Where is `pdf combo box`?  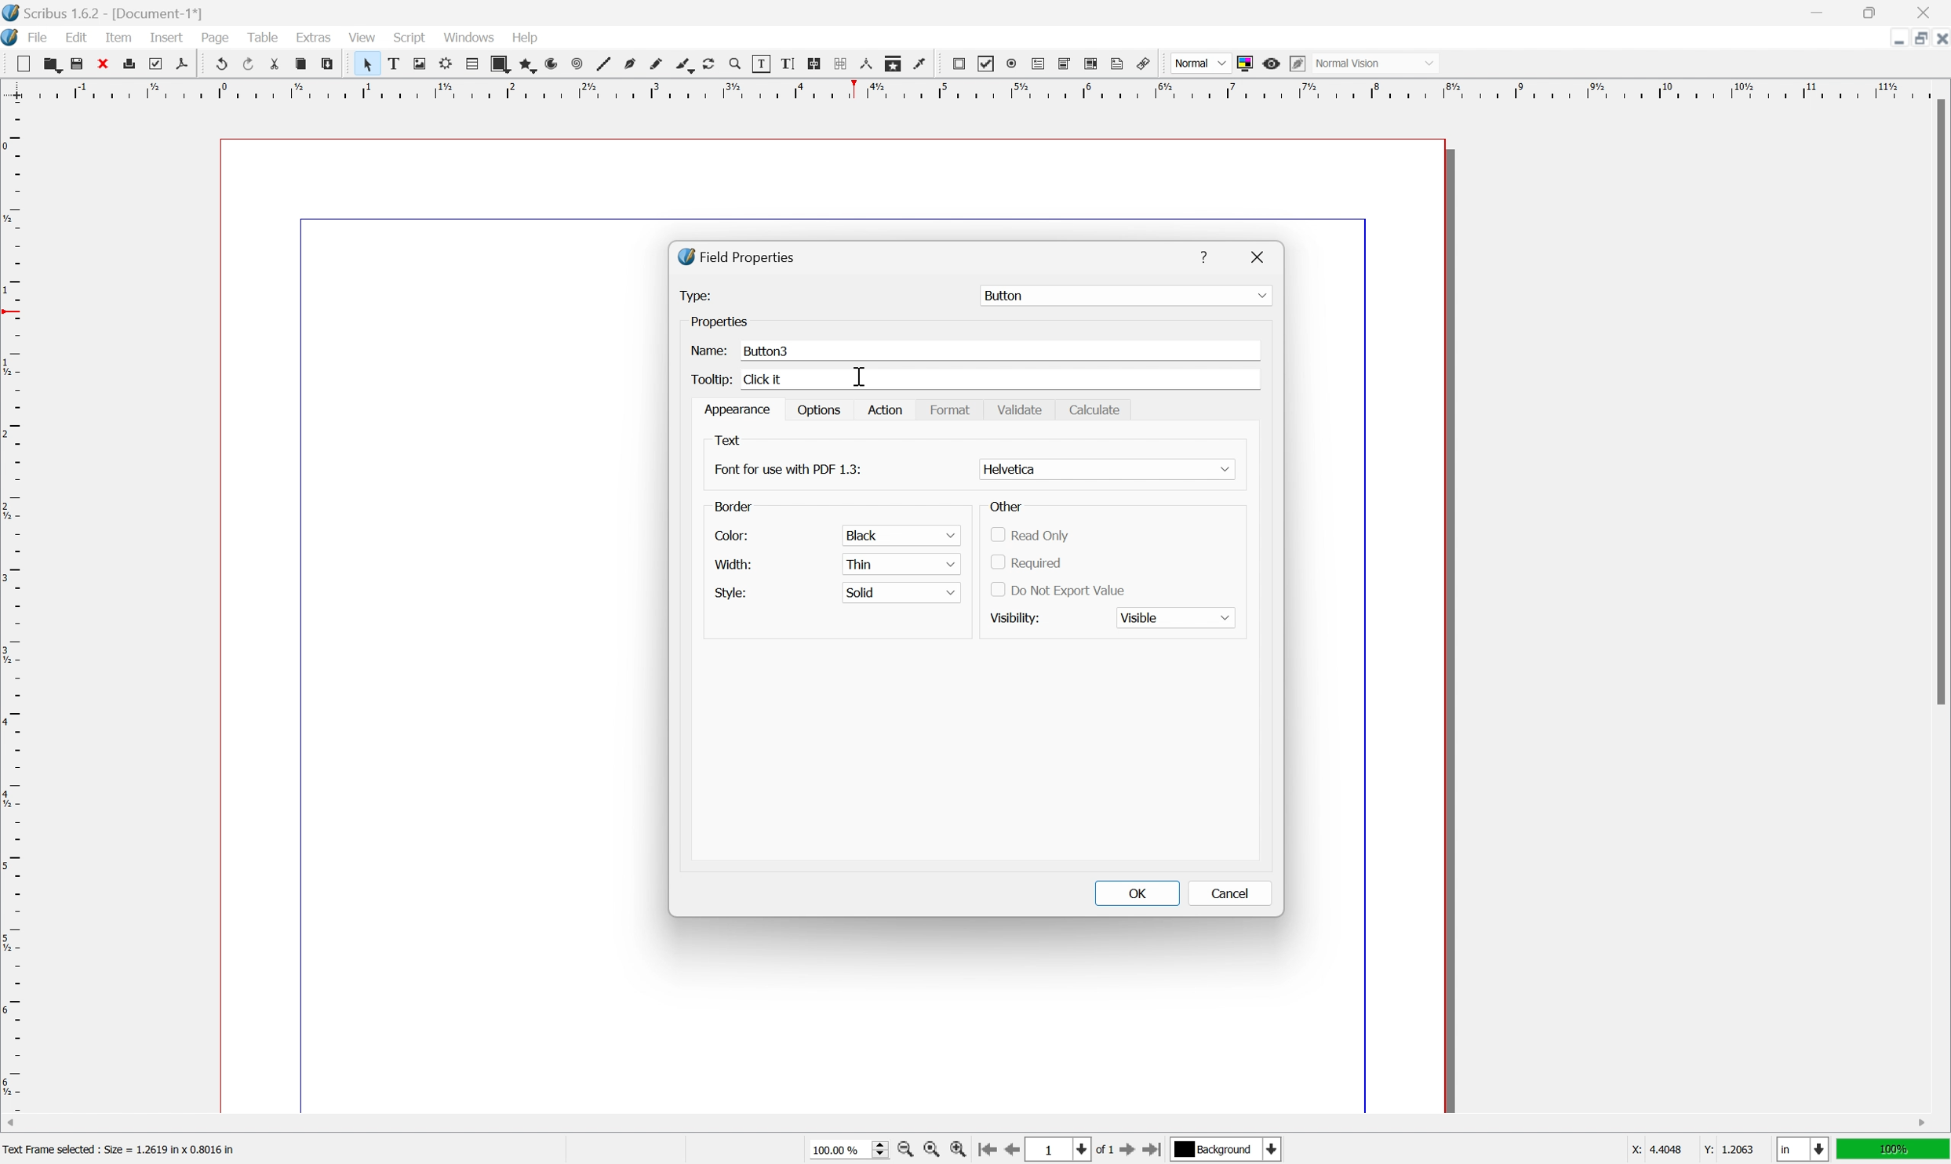 pdf combo box is located at coordinates (1065, 63).